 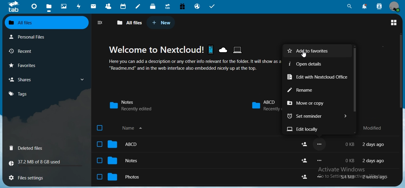 I want to click on activity, so click(x=79, y=6).